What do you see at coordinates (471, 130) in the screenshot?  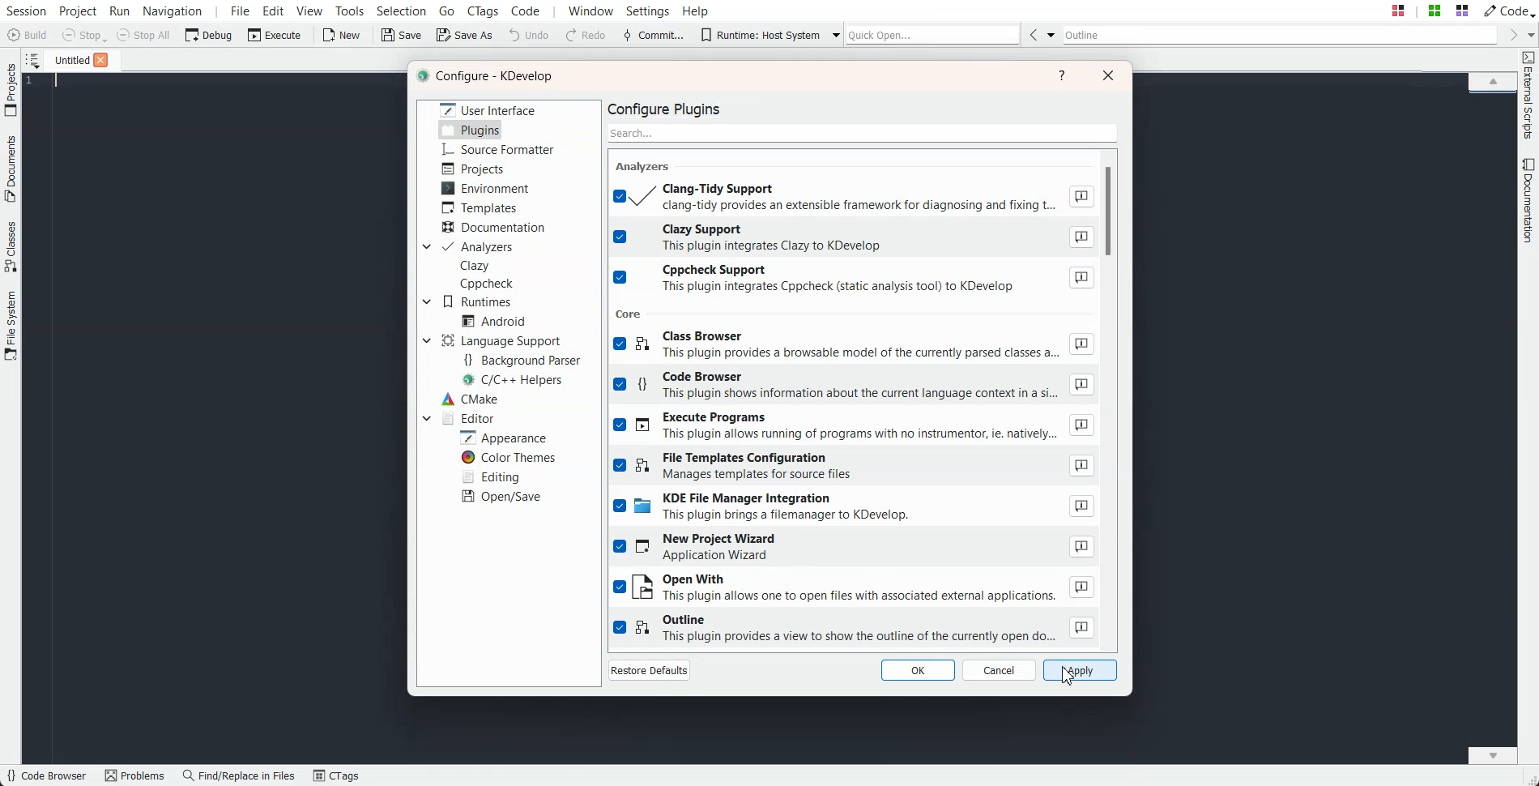 I see `Plugin Selected` at bounding box center [471, 130].